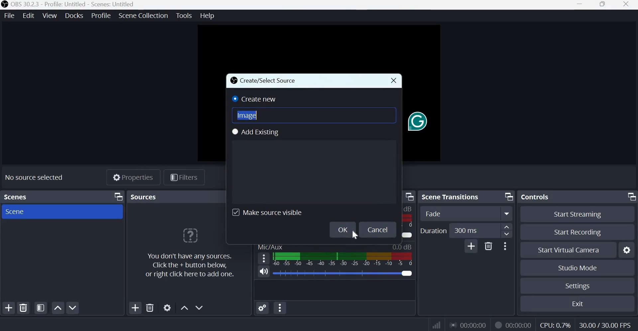 The image size is (638, 331). What do you see at coordinates (270, 247) in the screenshot?
I see `Mic/Aux` at bounding box center [270, 247].